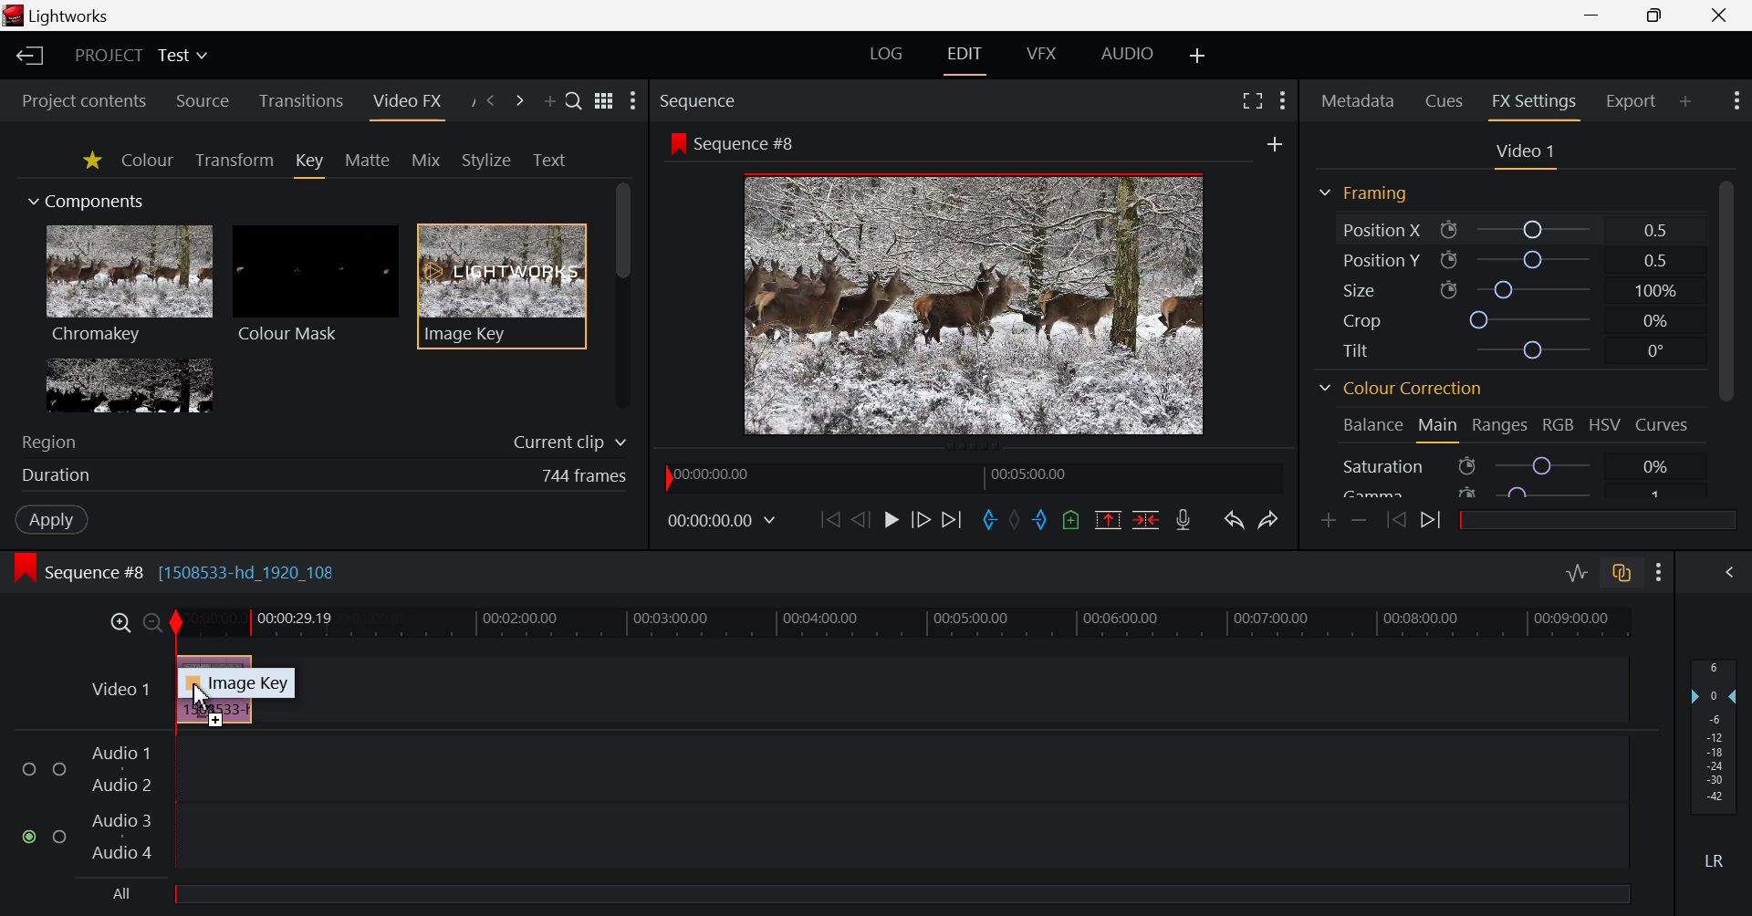  What do you see at coordinates (370, 161) in the screenshot?
I see `Matte` at bounding box center [370, 161].